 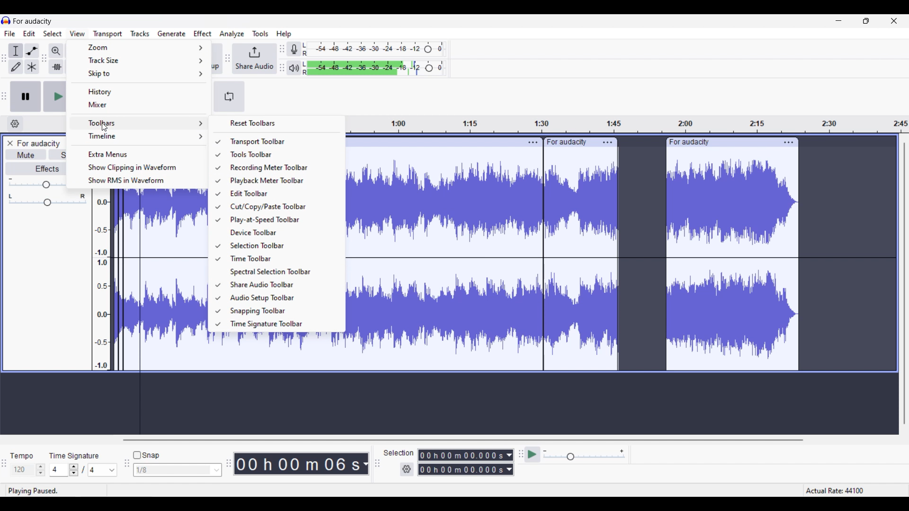 I want to click on click to drag, so click(x=430, y=142).